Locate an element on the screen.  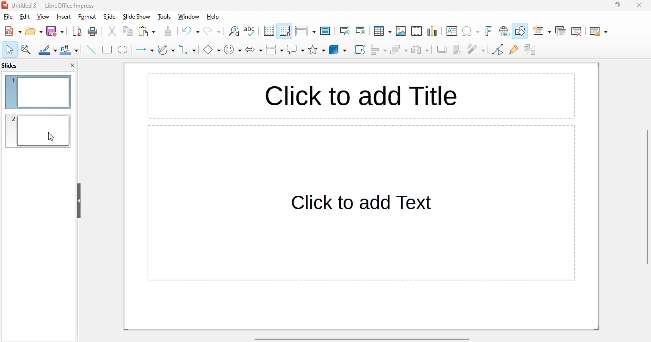
filter is located at coordinates (476, 49).